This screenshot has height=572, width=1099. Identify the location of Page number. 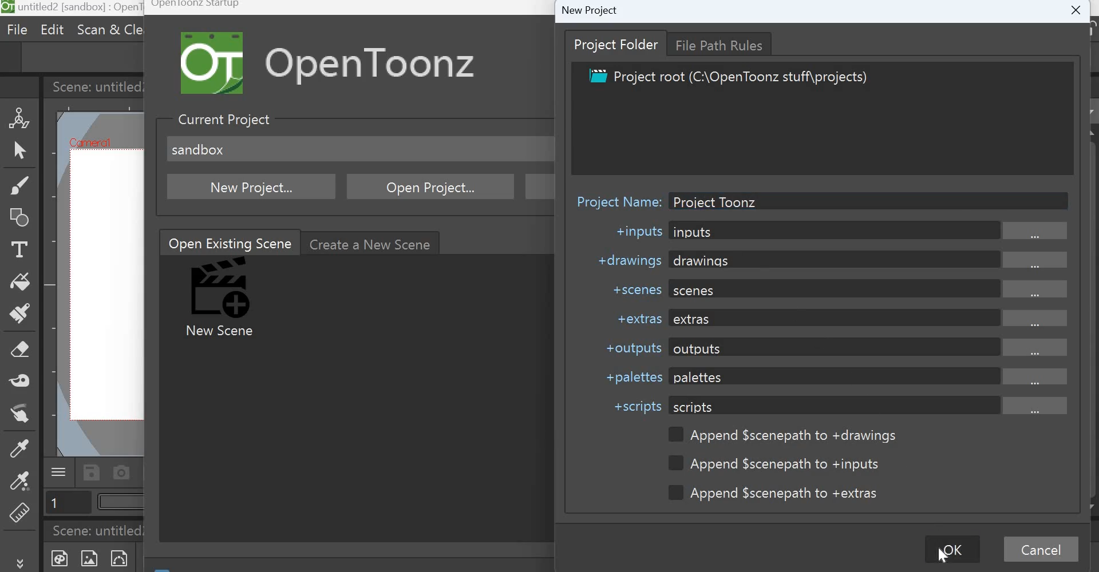
(68, 504).